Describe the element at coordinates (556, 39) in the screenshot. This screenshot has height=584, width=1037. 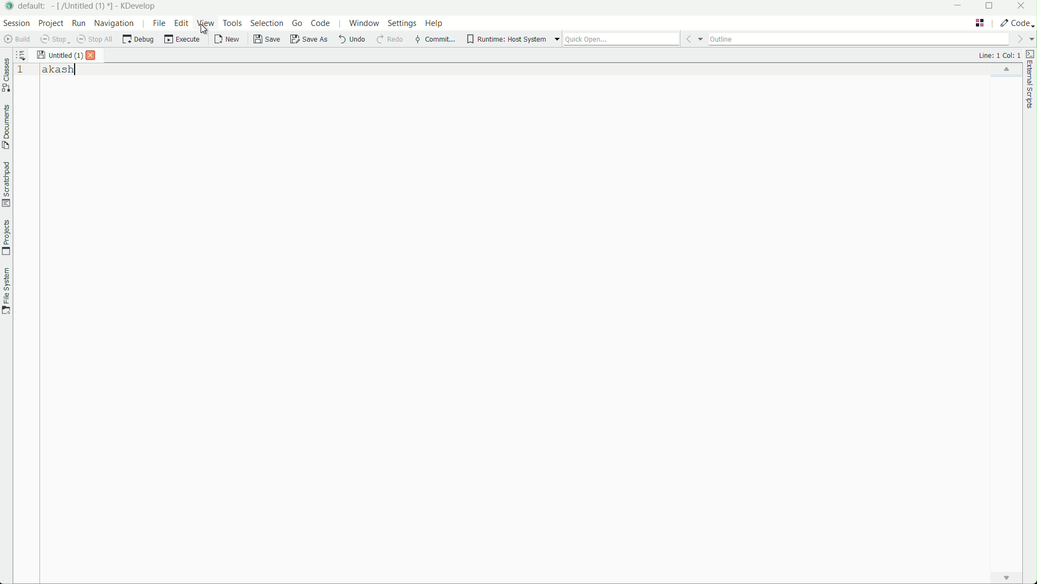
I see `more options` at that location.